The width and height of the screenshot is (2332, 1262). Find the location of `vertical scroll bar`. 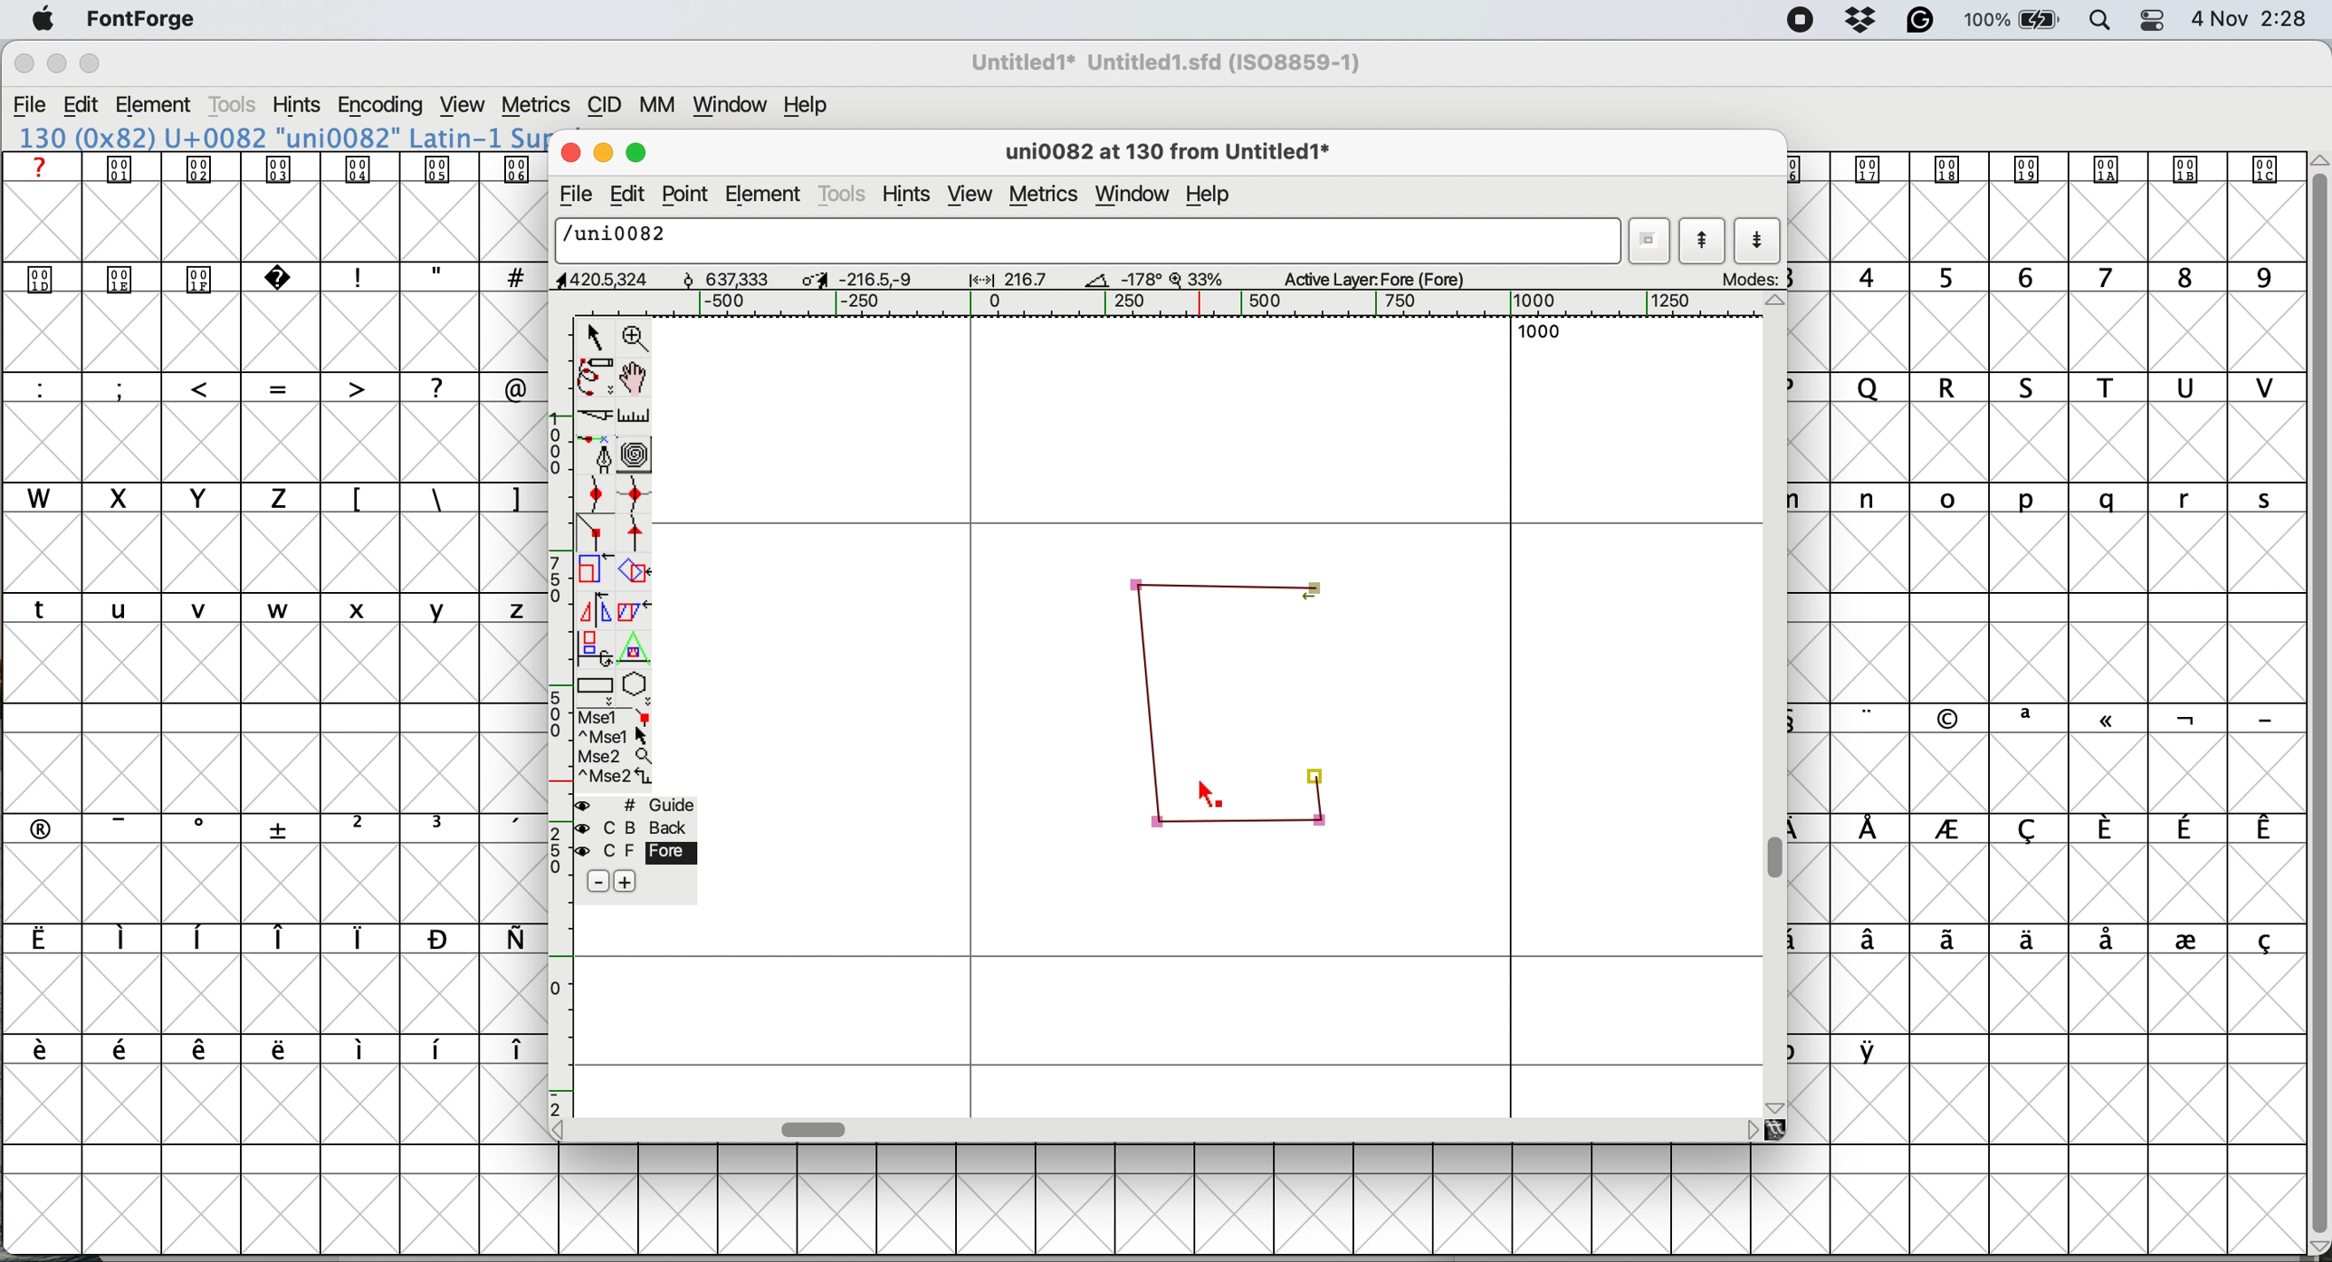

vertical scroll bar is located at coordinates (1780, 859).